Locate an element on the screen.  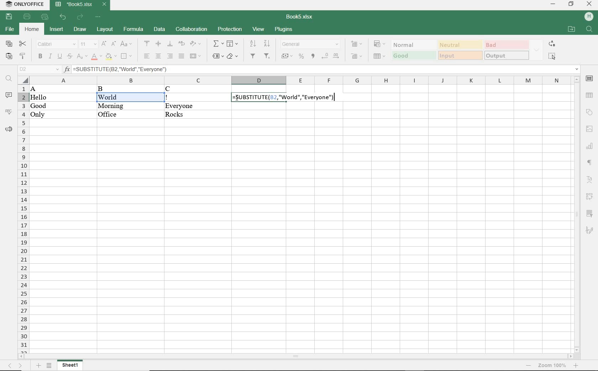
Everyone is located at coordinates (197, 106).